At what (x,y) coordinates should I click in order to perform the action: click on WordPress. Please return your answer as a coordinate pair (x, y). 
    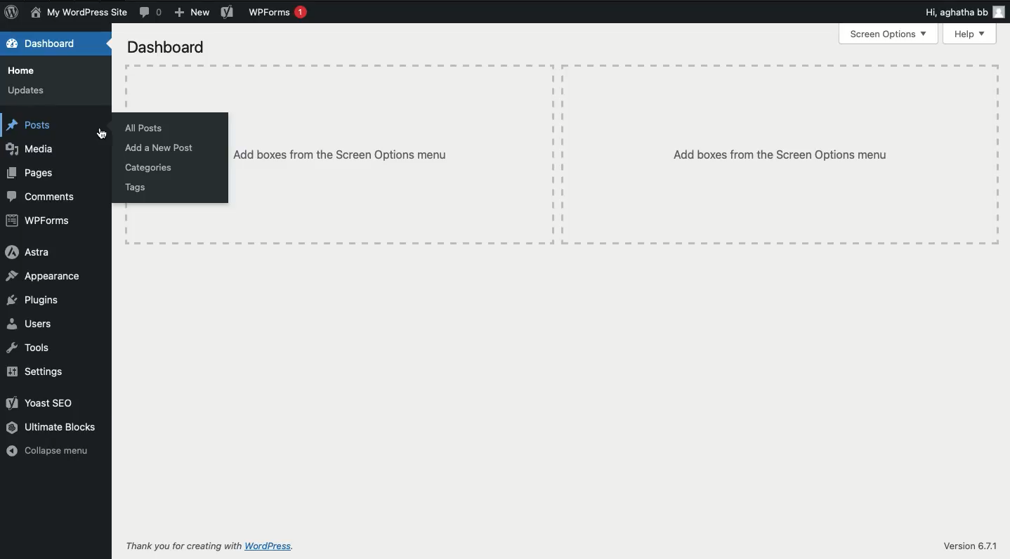
    Looking at the image, I should click on (271, 546).